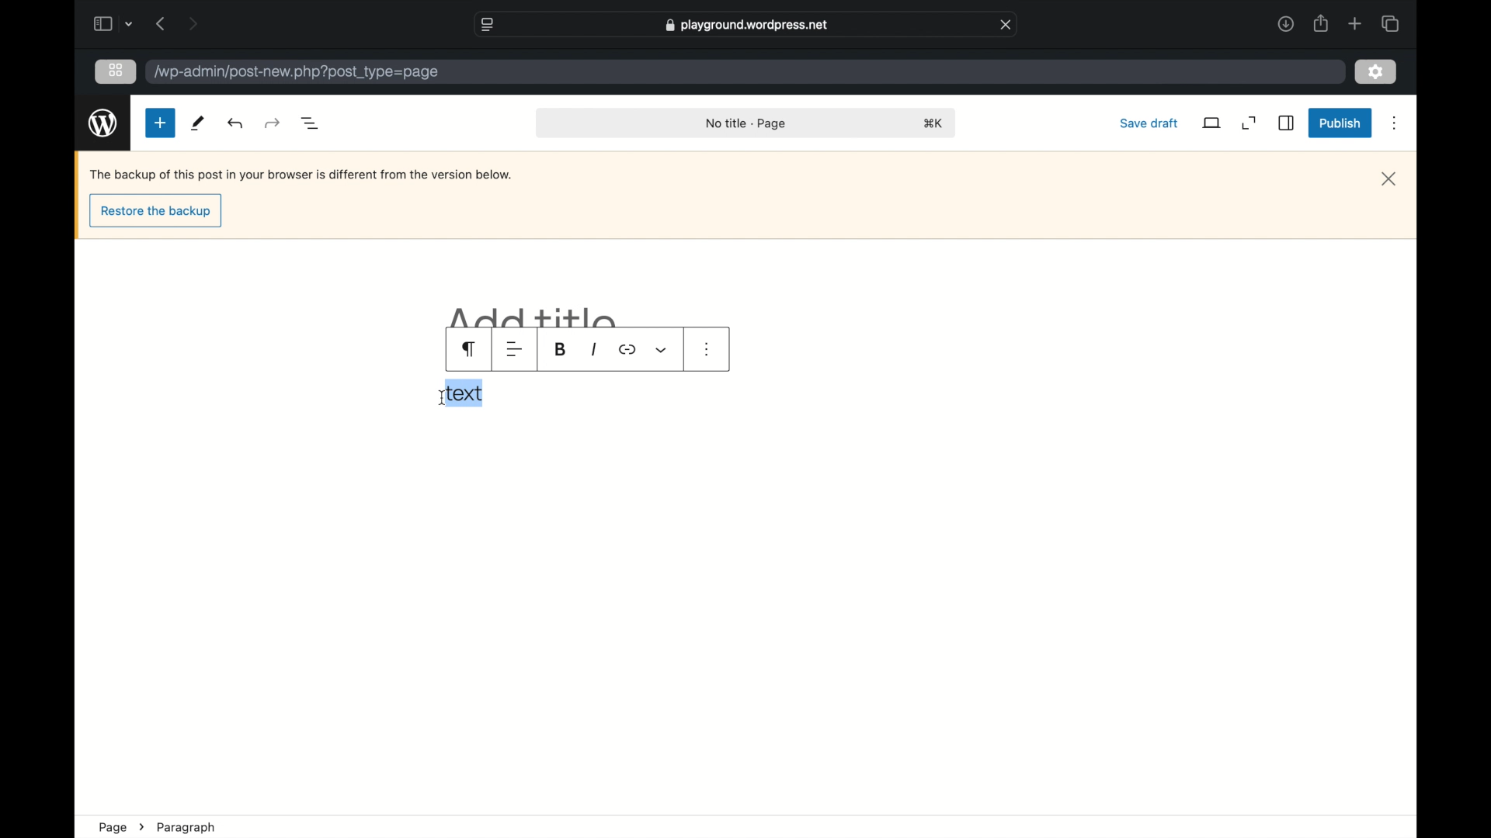 Image resolution: width=1491 pixels, height=838 pixels. Describe the element at coordinates (273, 123) in the screenshot. I see `undo` at that location.